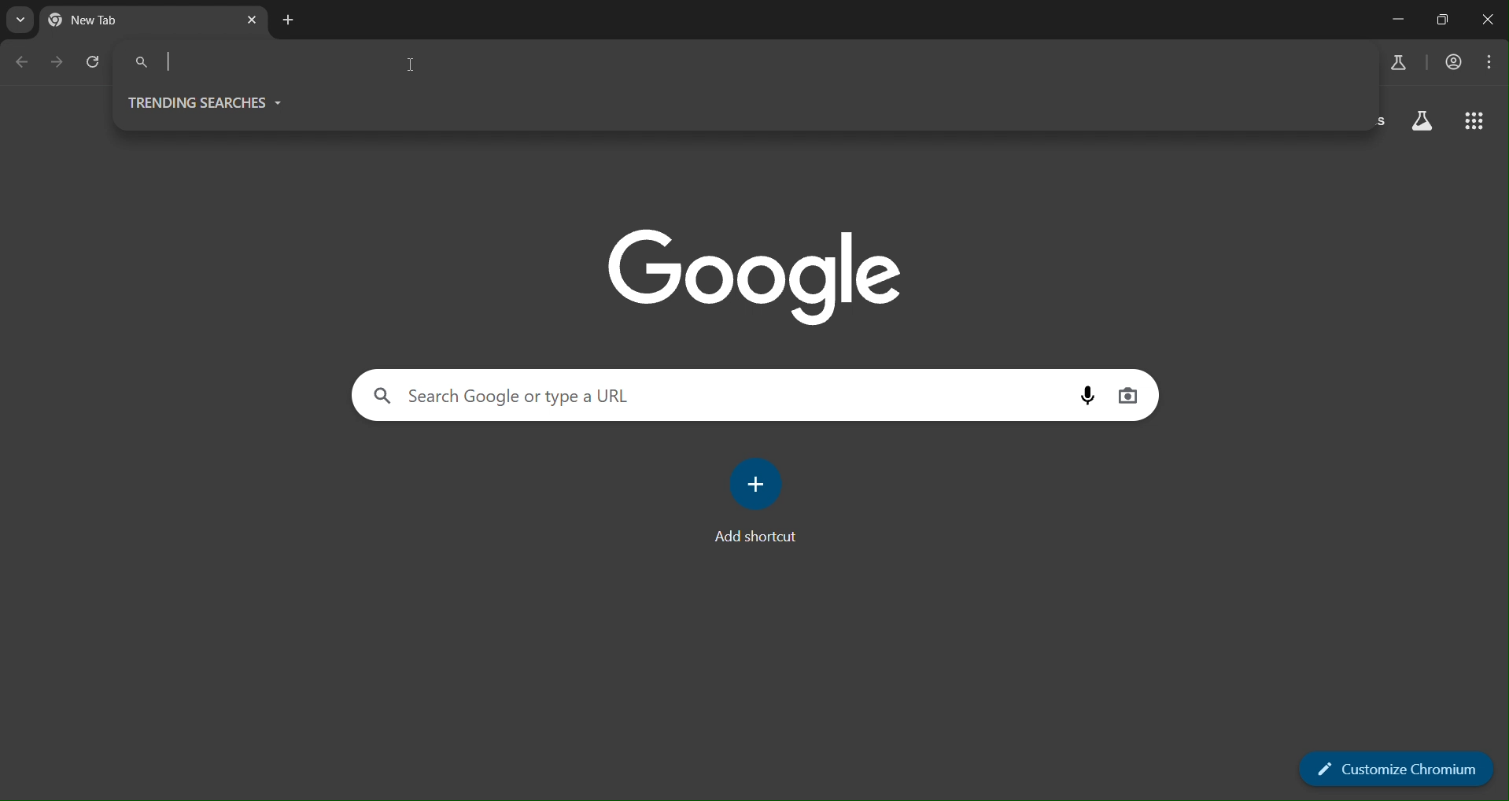 This screenshot has height=801, width=1509. What do you see at coordinates (744, 62) in the screenshot?
I see `search google or type a URL` at bounding box center [744, 62].